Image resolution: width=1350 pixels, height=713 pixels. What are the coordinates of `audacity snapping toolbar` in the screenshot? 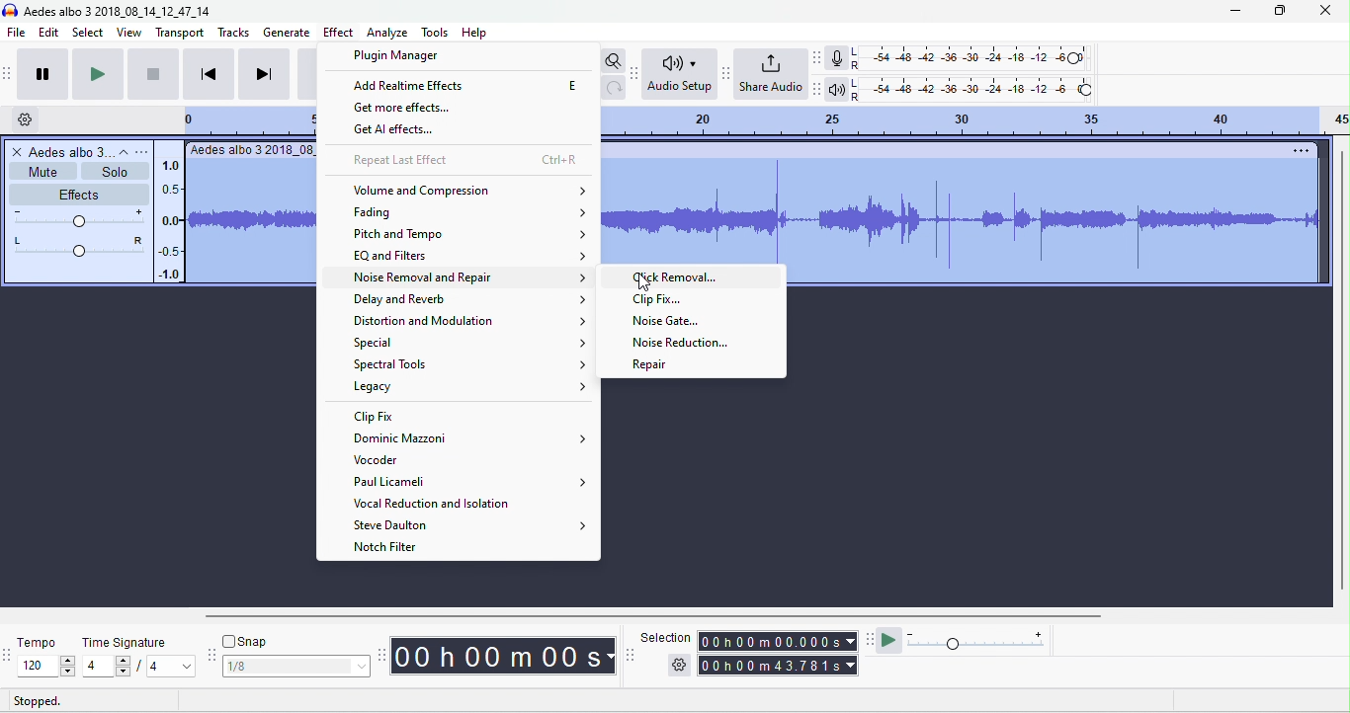 It's located at (212, 655).